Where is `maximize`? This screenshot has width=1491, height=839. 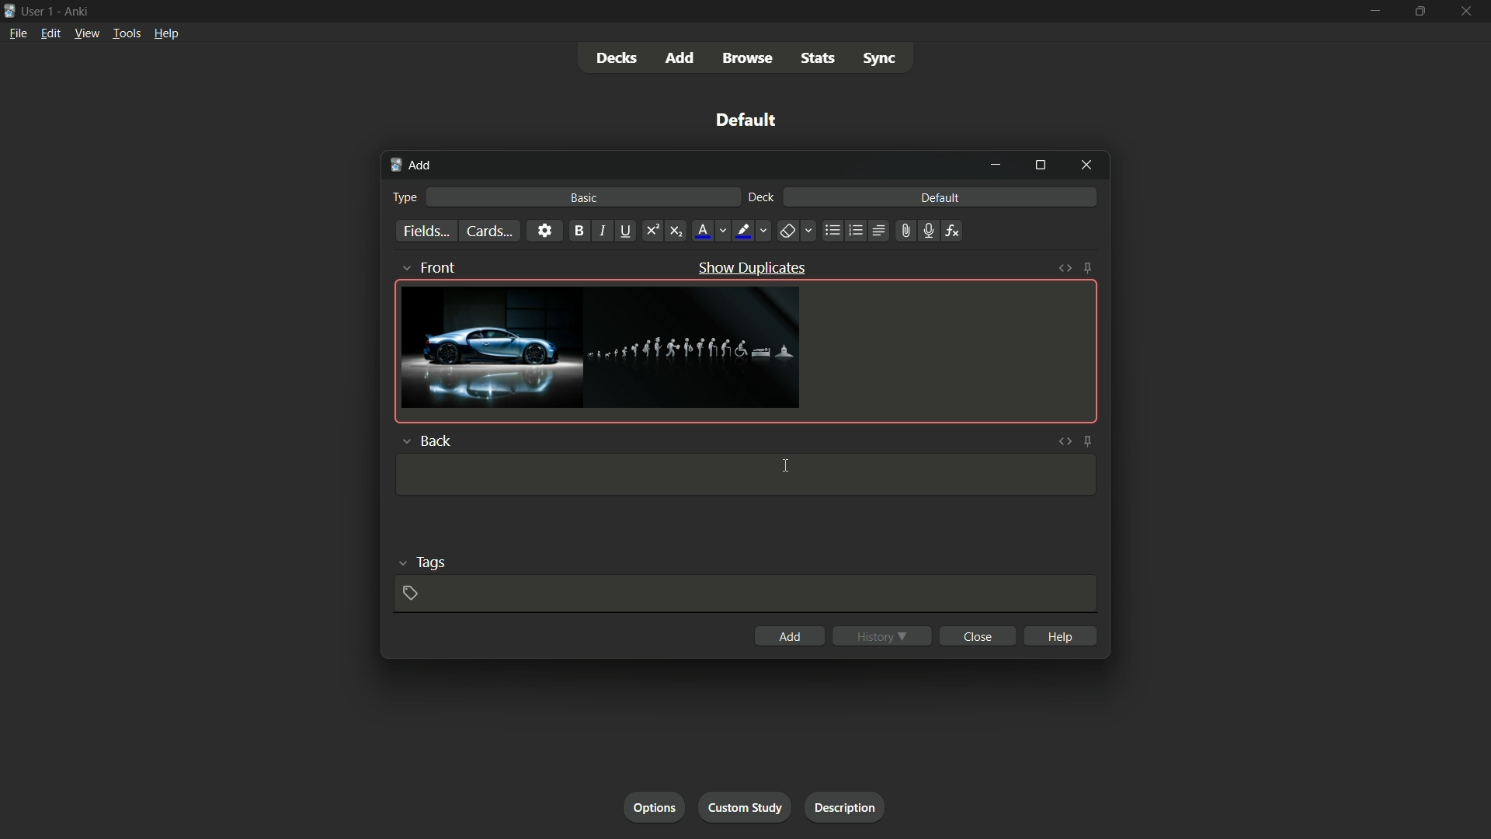 maximize is located at coordinates (1420, 12).